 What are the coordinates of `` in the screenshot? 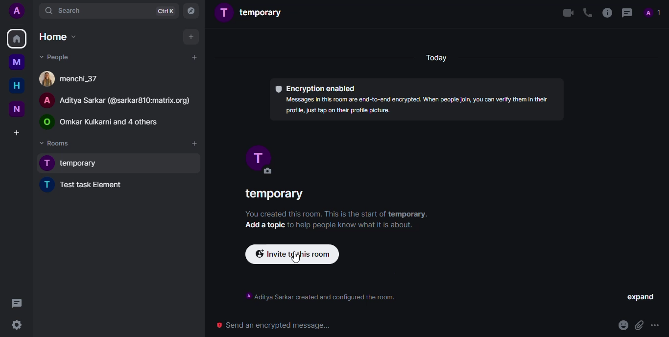 It's located at (662, 51).